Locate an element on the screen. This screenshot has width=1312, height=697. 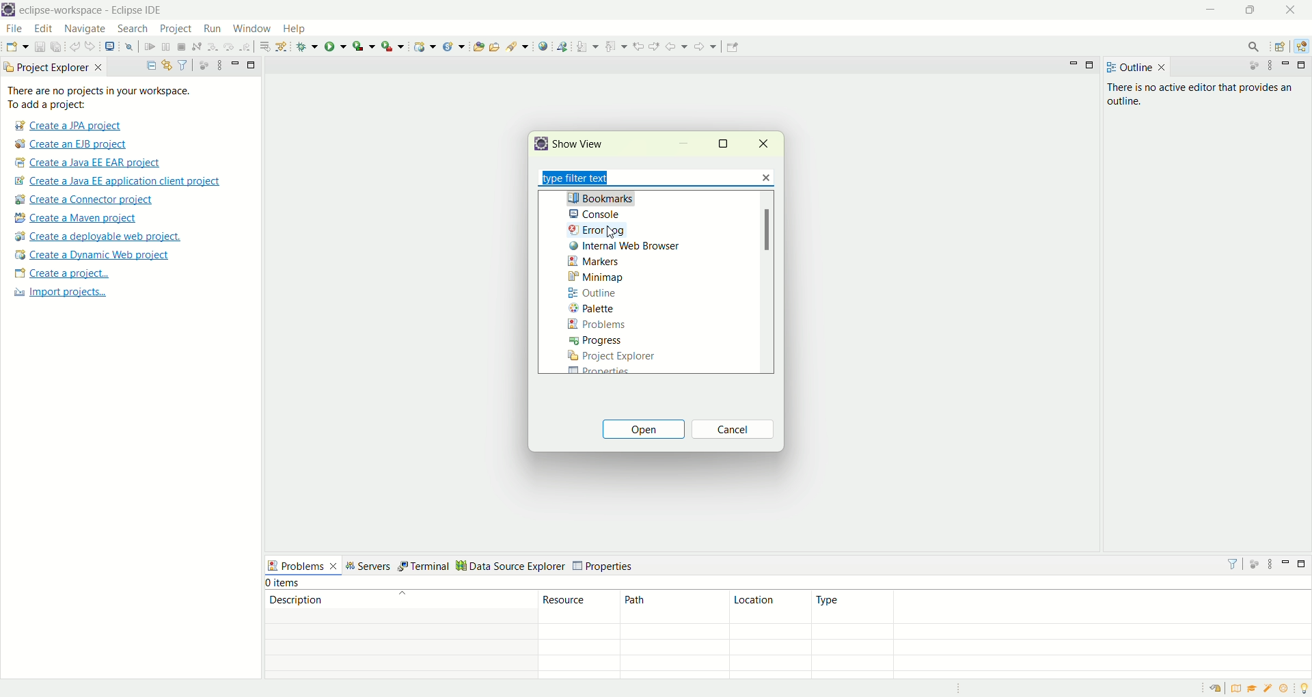
create a Java EE EAR project is located at coordinates (90, 163).